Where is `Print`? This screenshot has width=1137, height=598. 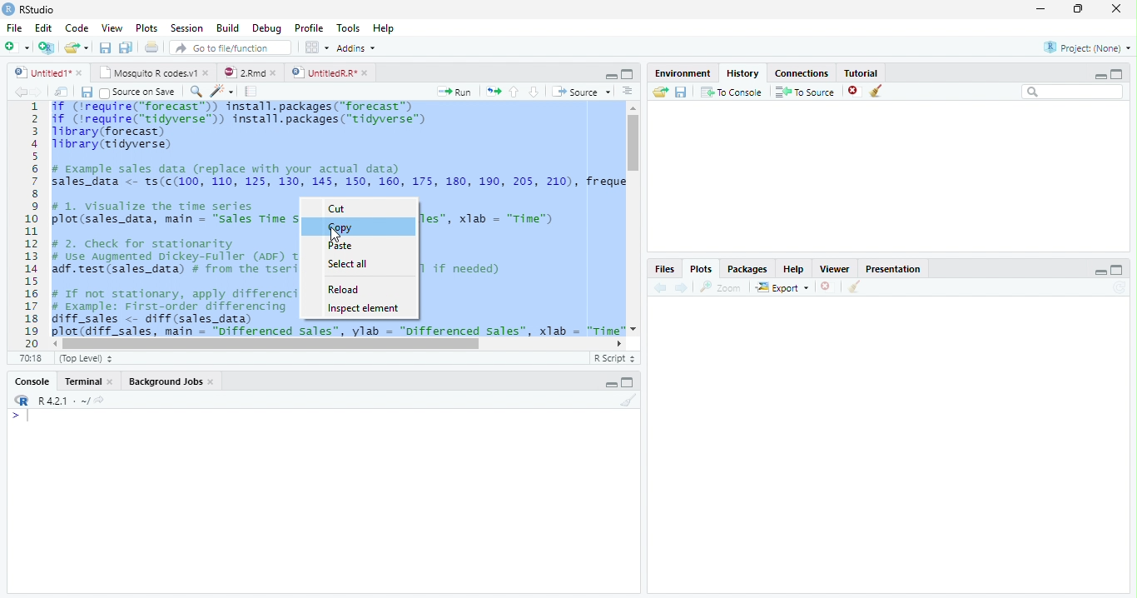
Print is located at coordinates (151, 47).